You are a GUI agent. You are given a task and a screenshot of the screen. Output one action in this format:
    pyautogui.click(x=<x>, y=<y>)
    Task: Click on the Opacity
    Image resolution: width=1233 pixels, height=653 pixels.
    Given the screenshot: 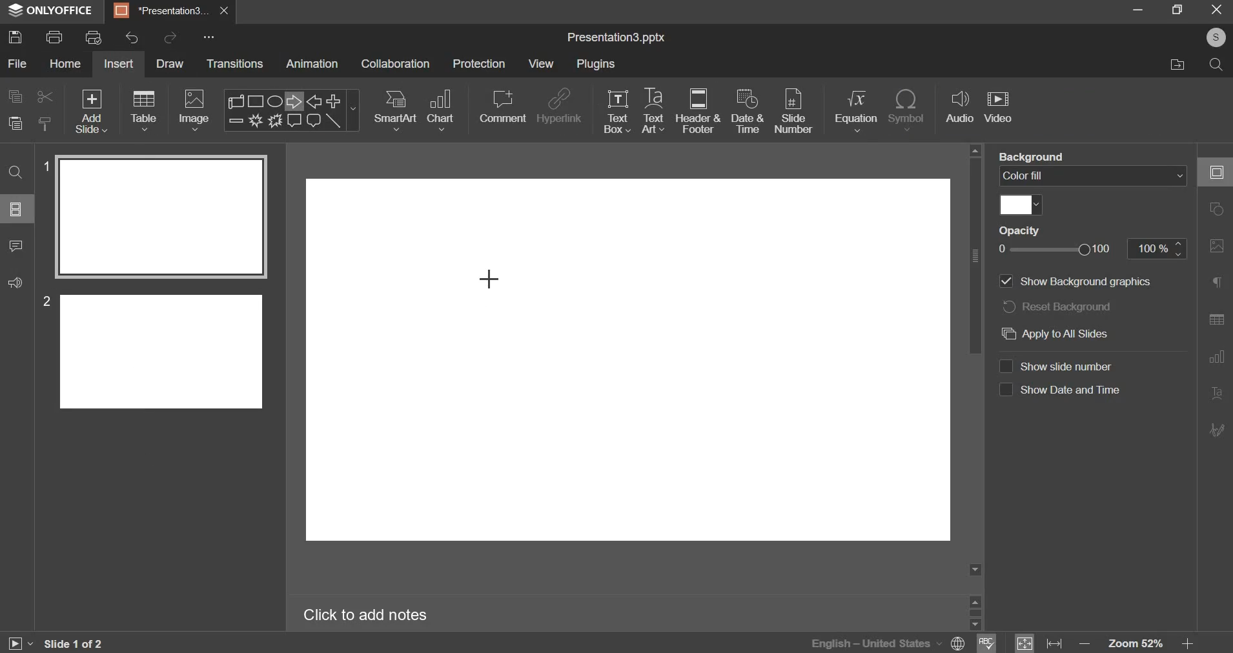 What is the action you would take?
    pyautogui.click(x=1019, y=230)
    